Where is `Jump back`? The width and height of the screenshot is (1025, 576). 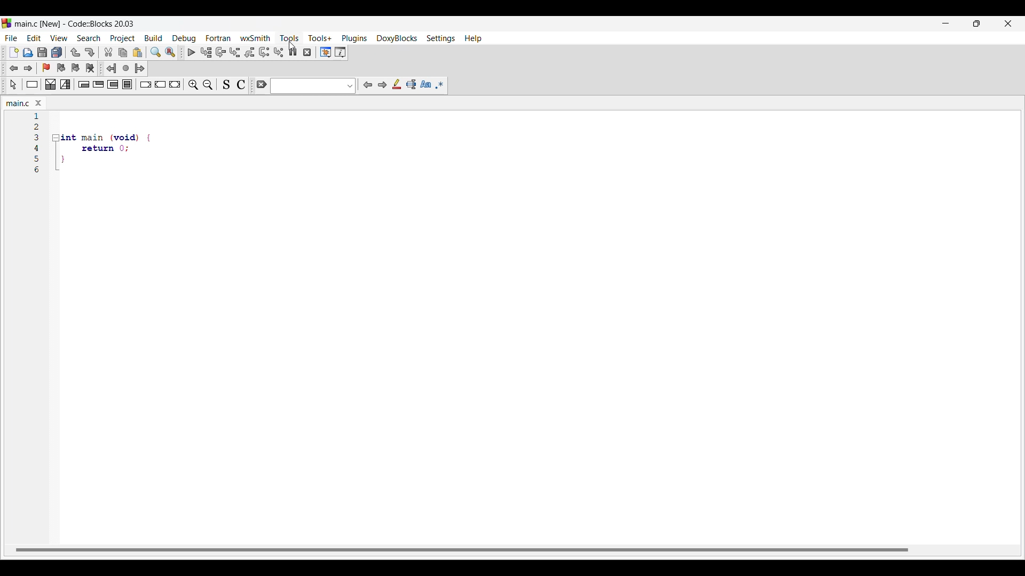 Jump back is located at coordinates (14, 68).